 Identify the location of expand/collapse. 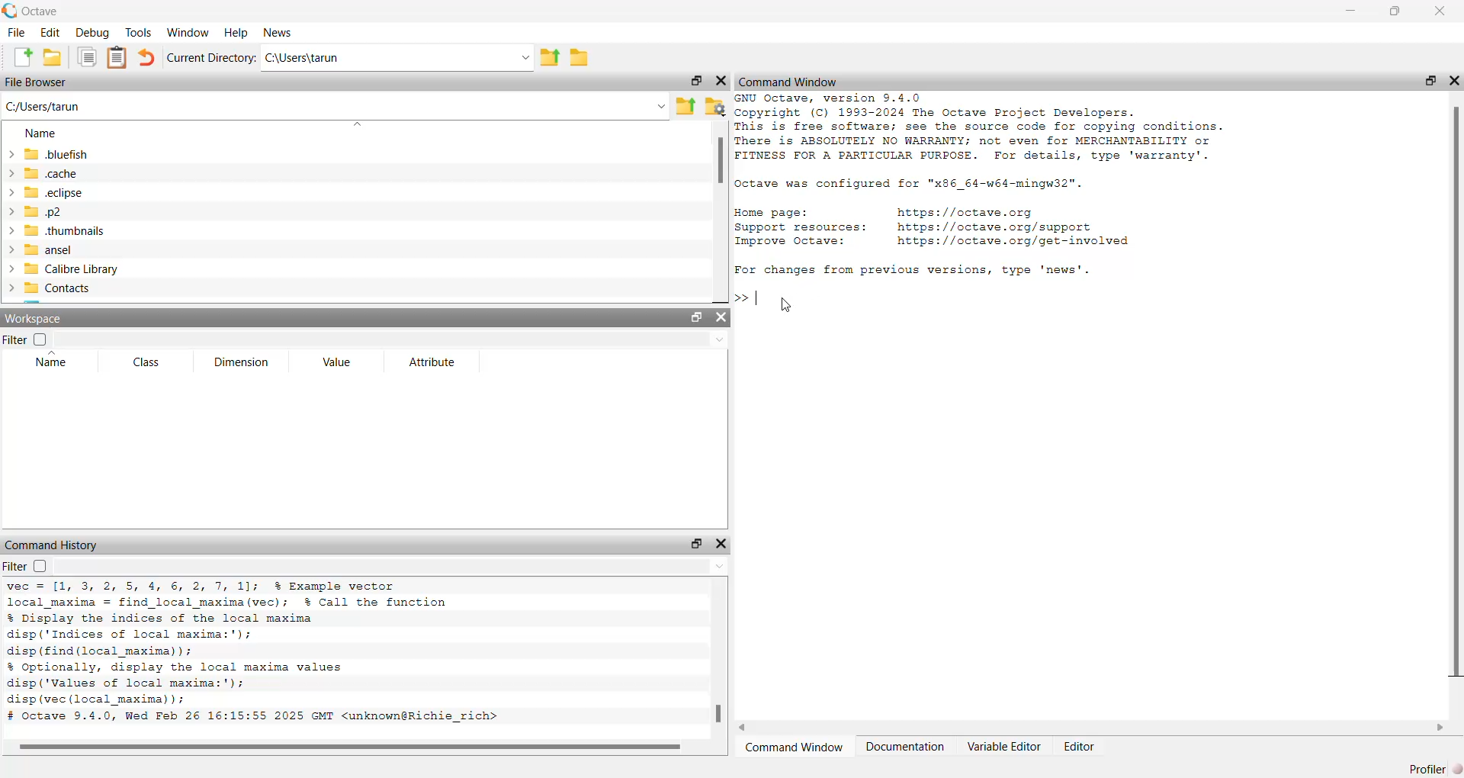
(10, 223).